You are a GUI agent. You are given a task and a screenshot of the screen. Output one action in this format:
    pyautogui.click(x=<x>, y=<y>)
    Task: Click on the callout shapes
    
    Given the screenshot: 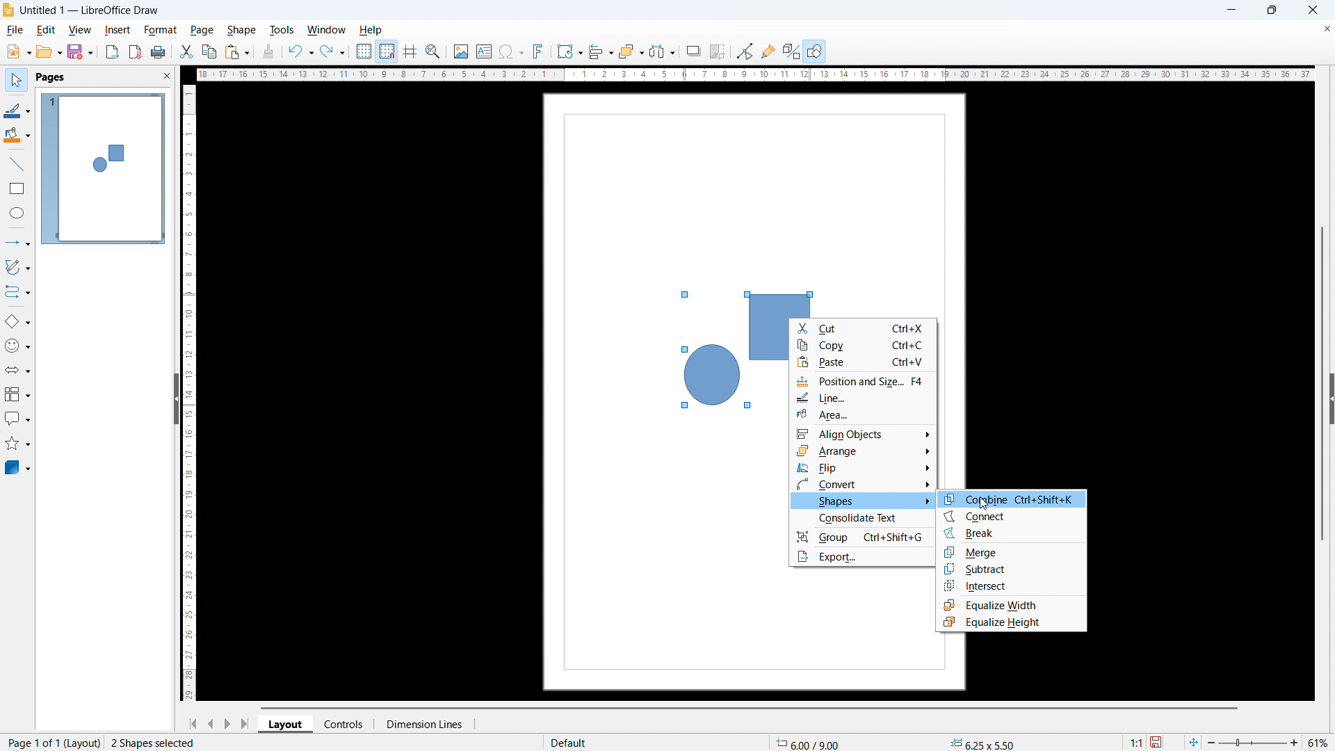 What is the action you would take?
    pyautogui.click(x=17, y=419)
    